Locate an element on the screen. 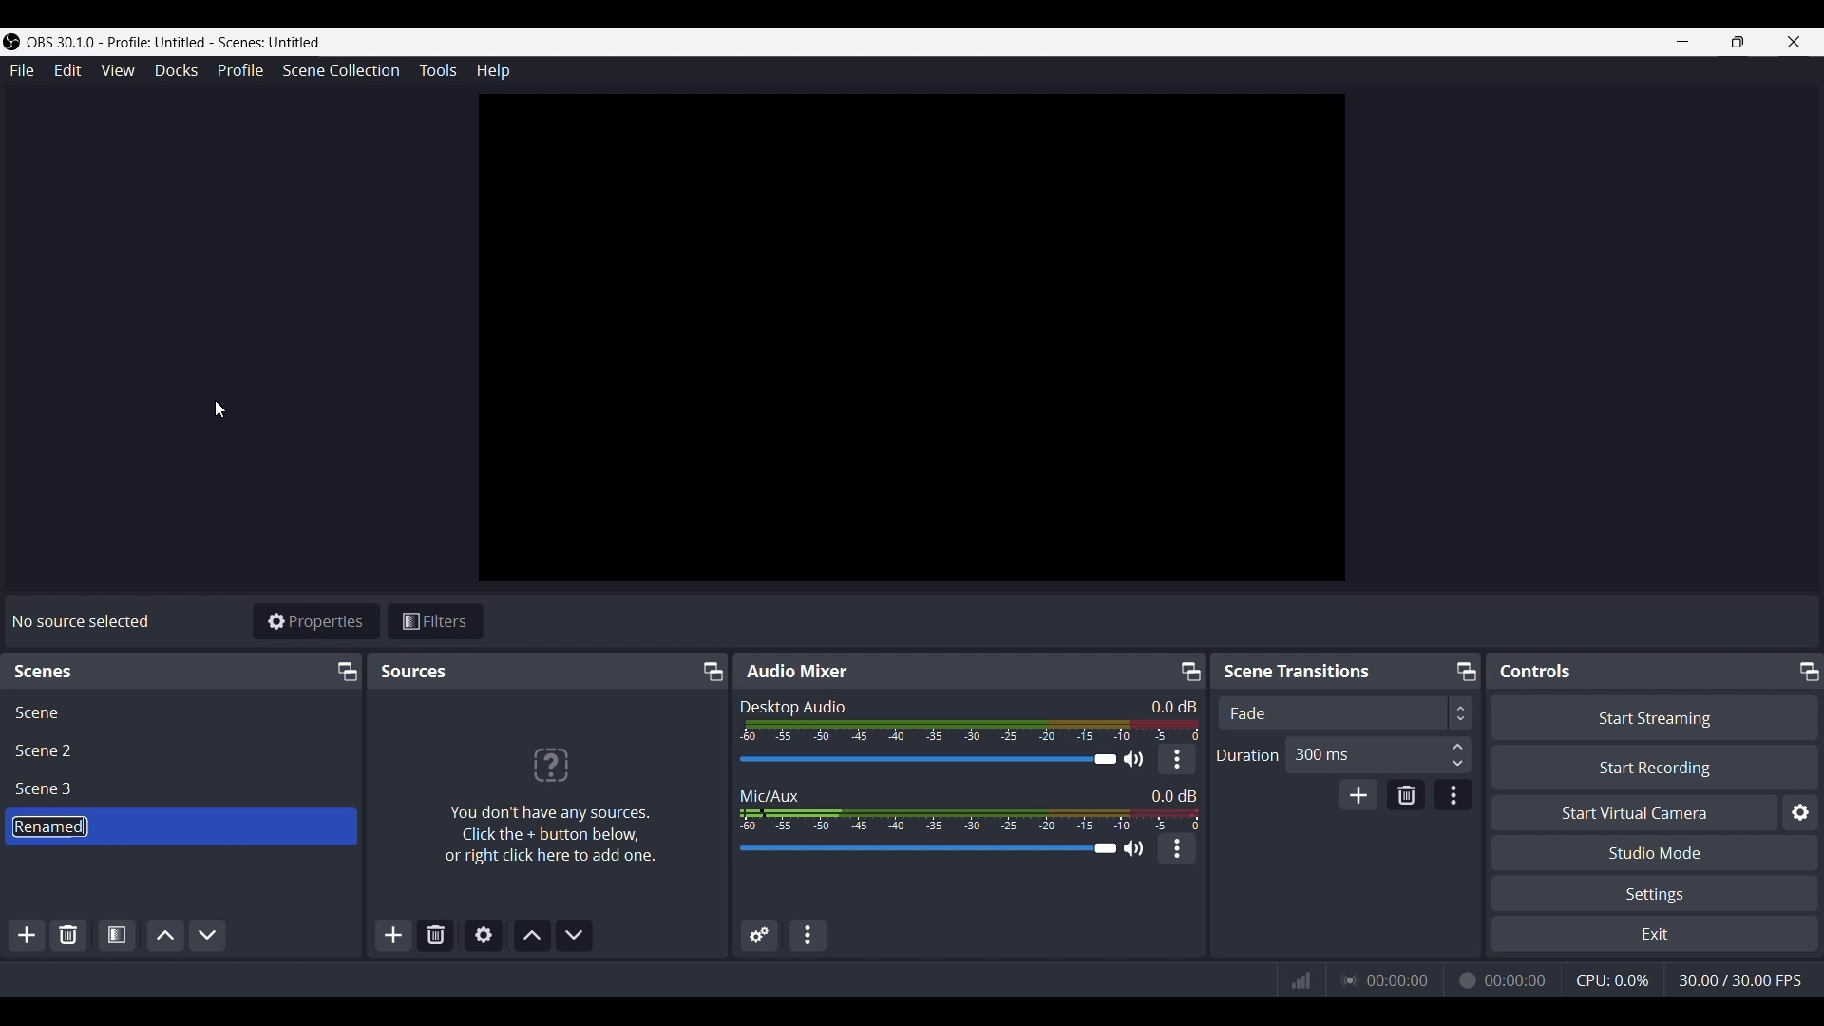 Image resolution: width=1824 pixels, height=1026 pixels. Duration Input is located at coordinates (1457, 754).